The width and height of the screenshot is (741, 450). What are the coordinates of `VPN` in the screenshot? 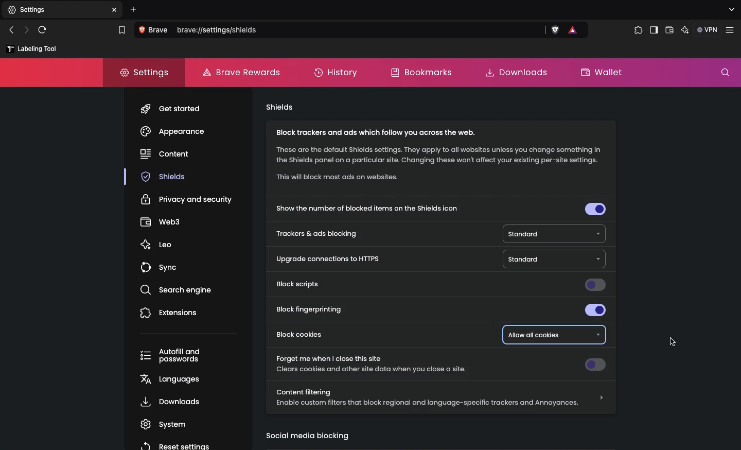 It's located at (708, 30).